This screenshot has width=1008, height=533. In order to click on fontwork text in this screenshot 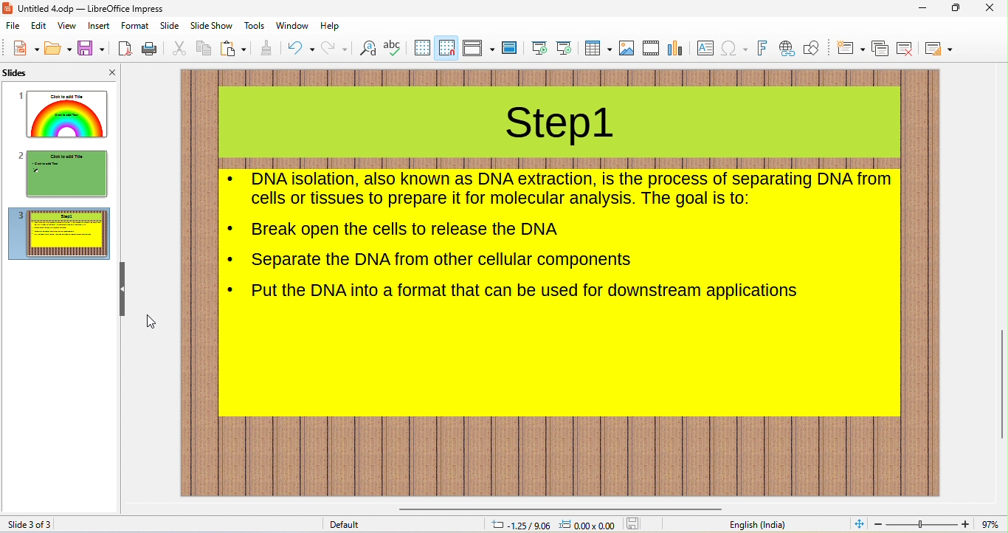, I will do `click(762, 49)`.